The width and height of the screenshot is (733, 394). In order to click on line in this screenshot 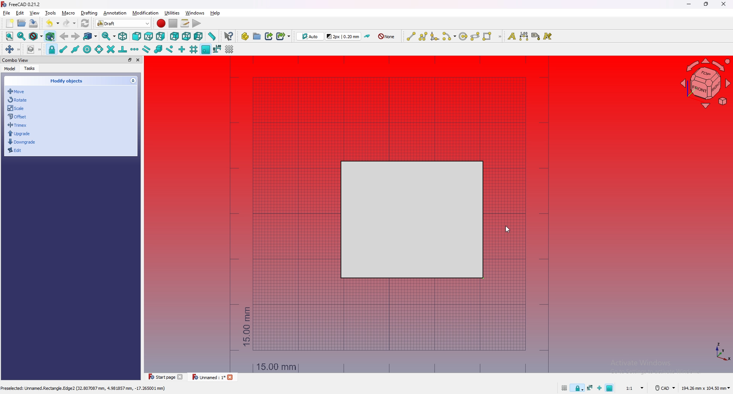, I will do `click(411, 36)`.